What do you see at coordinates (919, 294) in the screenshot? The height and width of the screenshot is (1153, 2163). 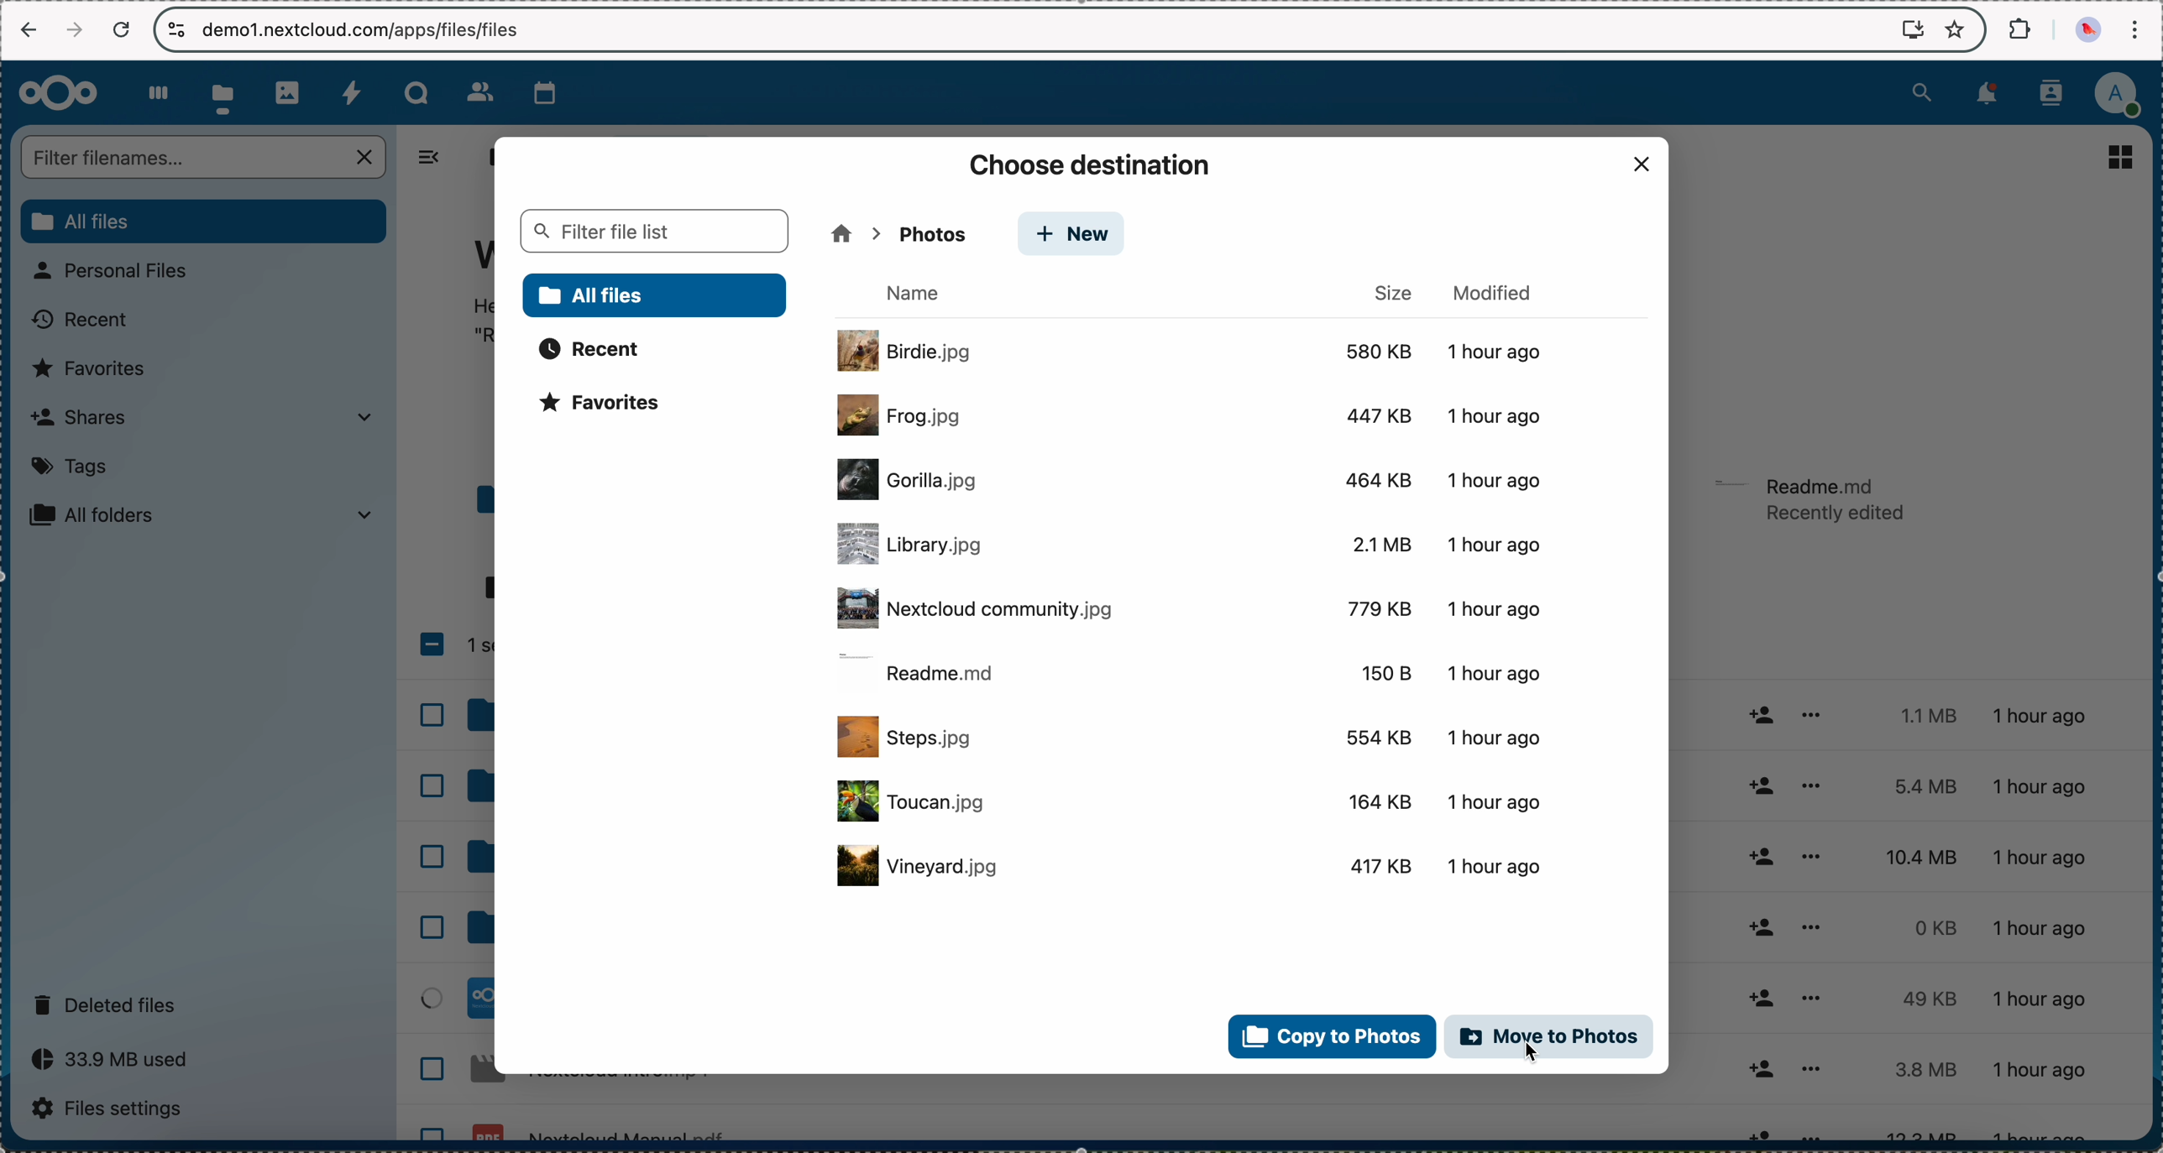 I see `name` at bounding box center [919, 294].